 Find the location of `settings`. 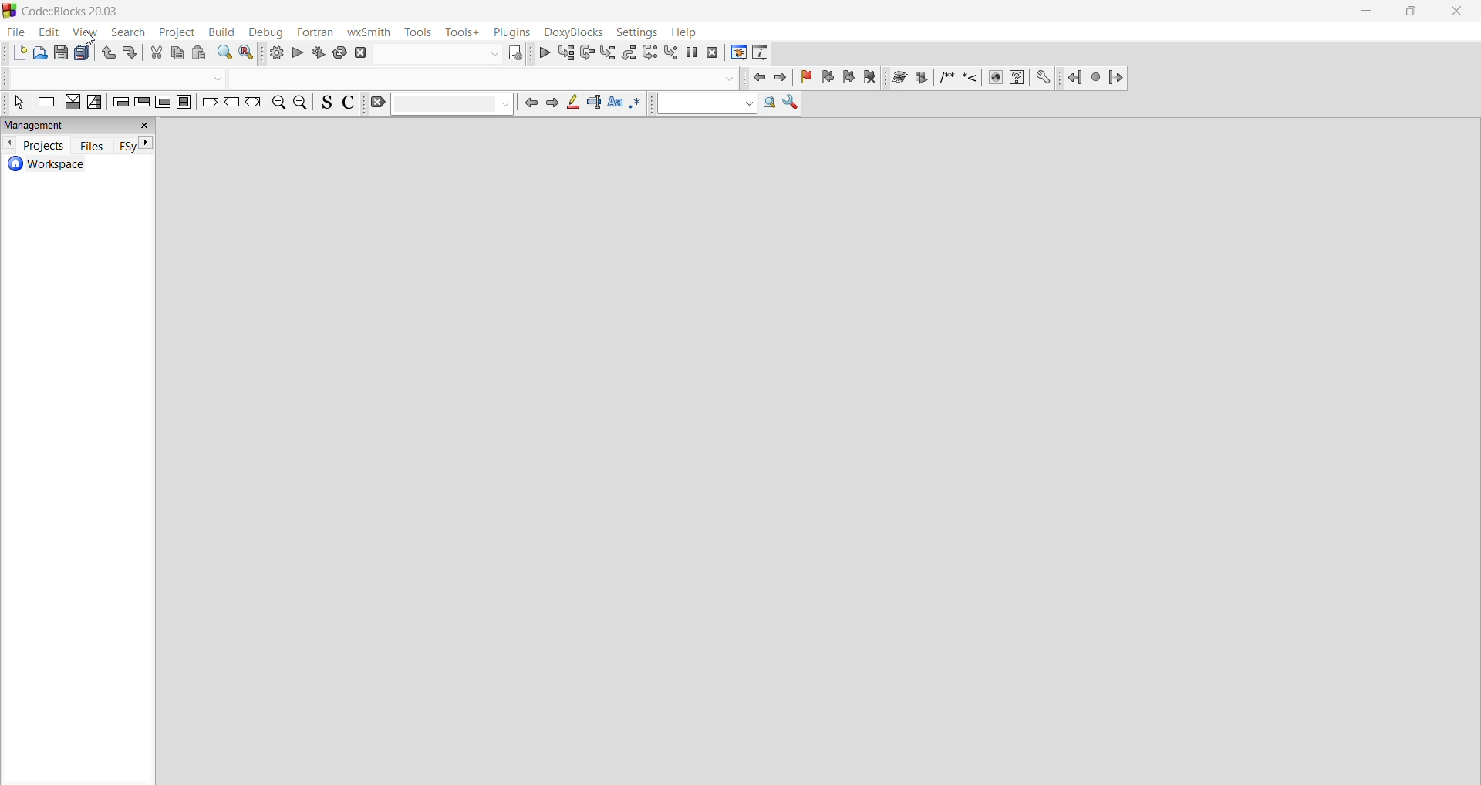

settings is located at coordinates (638, 32).